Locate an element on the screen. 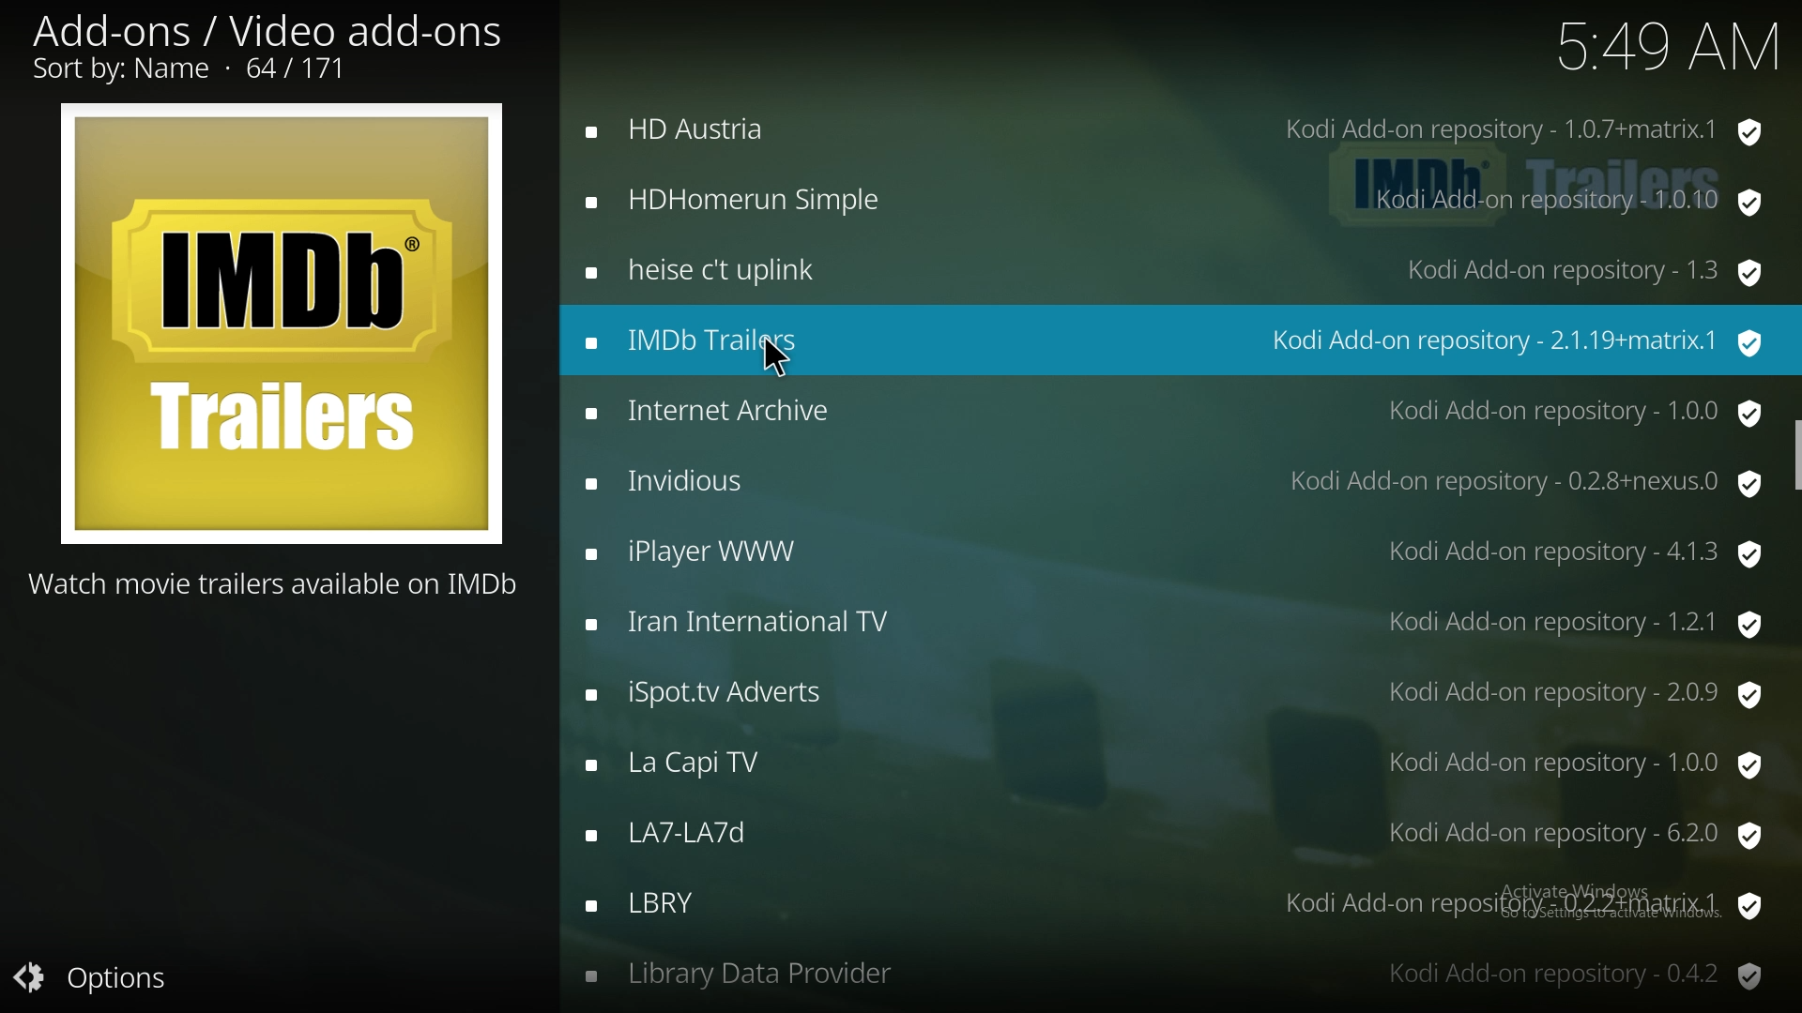 This screenshot has height=1013, width=1802. cursor is located at coordinates (774, 360).